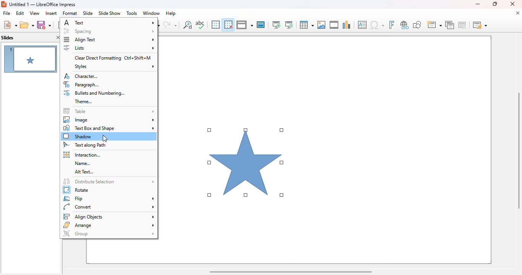 This screenshot has height=275, width=522. Describe the element at coordinates (109, 13) in the screenshot. I see `slide show` at that location.